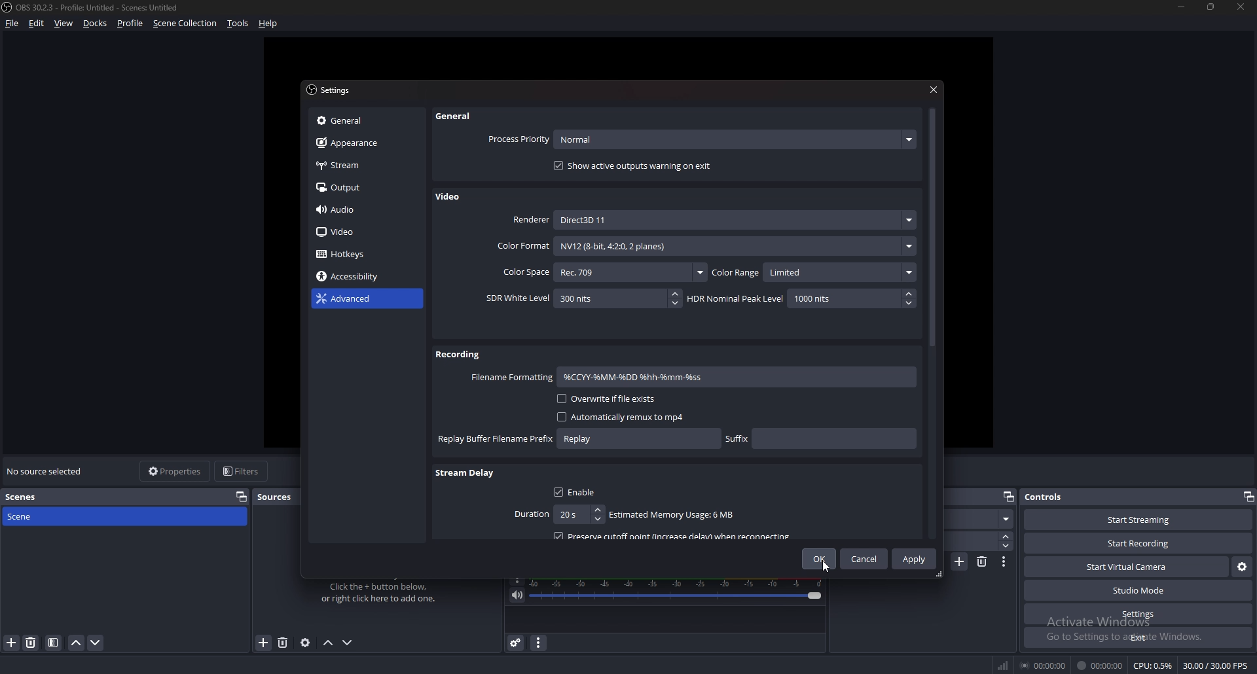  Describe the element at coordinates (678, 590) in the screenshot. I see `audio bar` at that location.